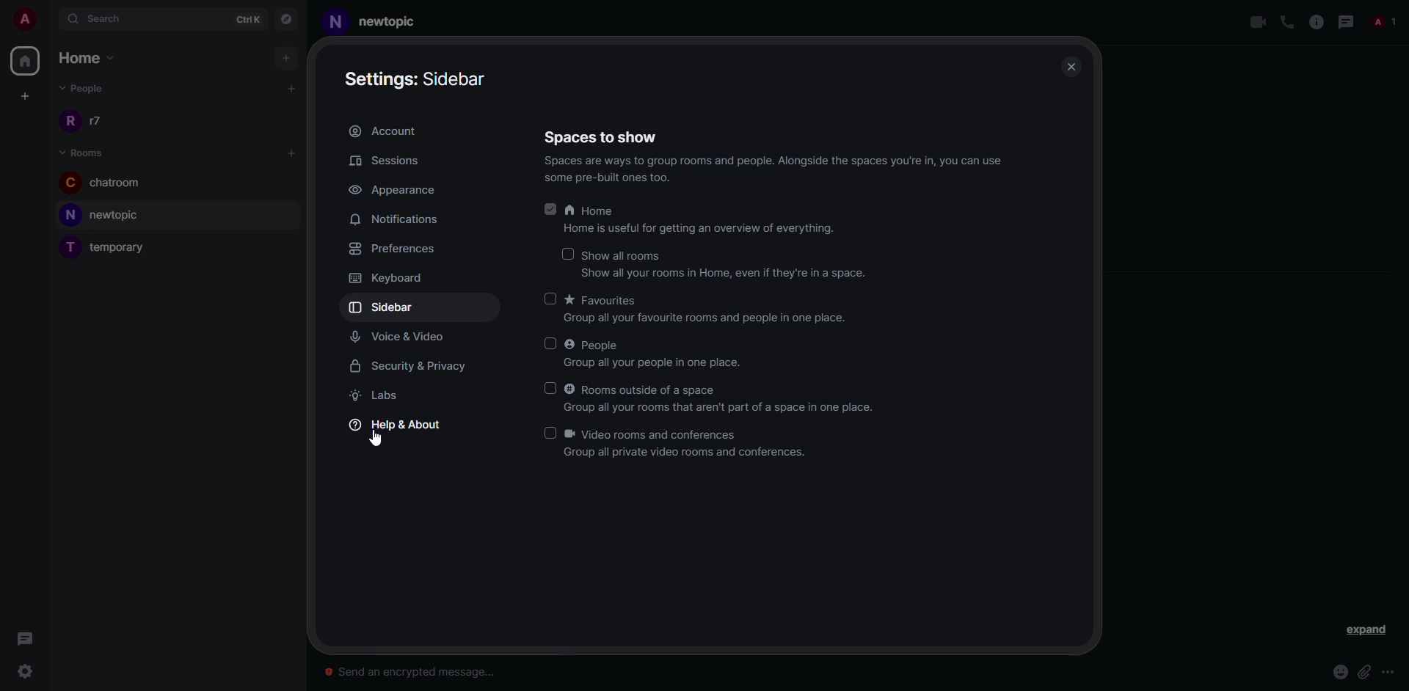 The width and height of the screenshot is (1409, 691). I want to click on add, so click(292, 87).